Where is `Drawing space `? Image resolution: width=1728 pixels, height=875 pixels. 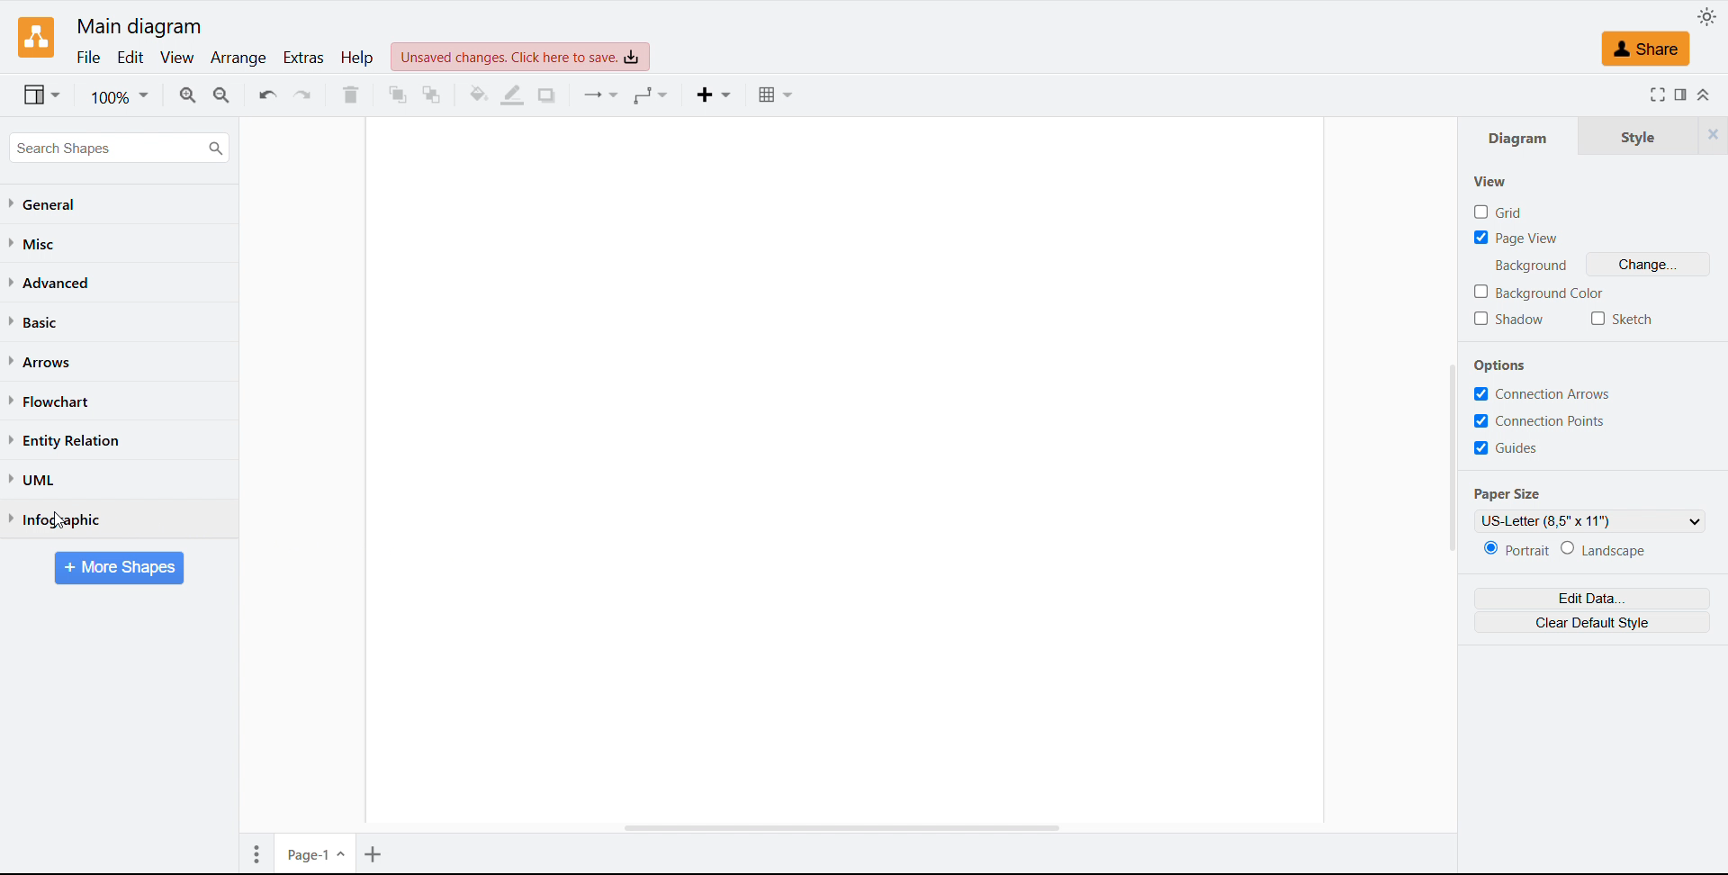
Drawing space  is located at coordinates (847, 471).